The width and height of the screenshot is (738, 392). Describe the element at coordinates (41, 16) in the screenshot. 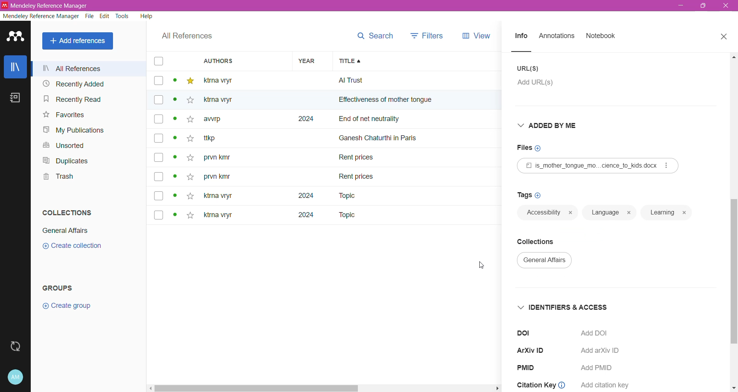

I see `Mendeley Reference Manager` at that location.